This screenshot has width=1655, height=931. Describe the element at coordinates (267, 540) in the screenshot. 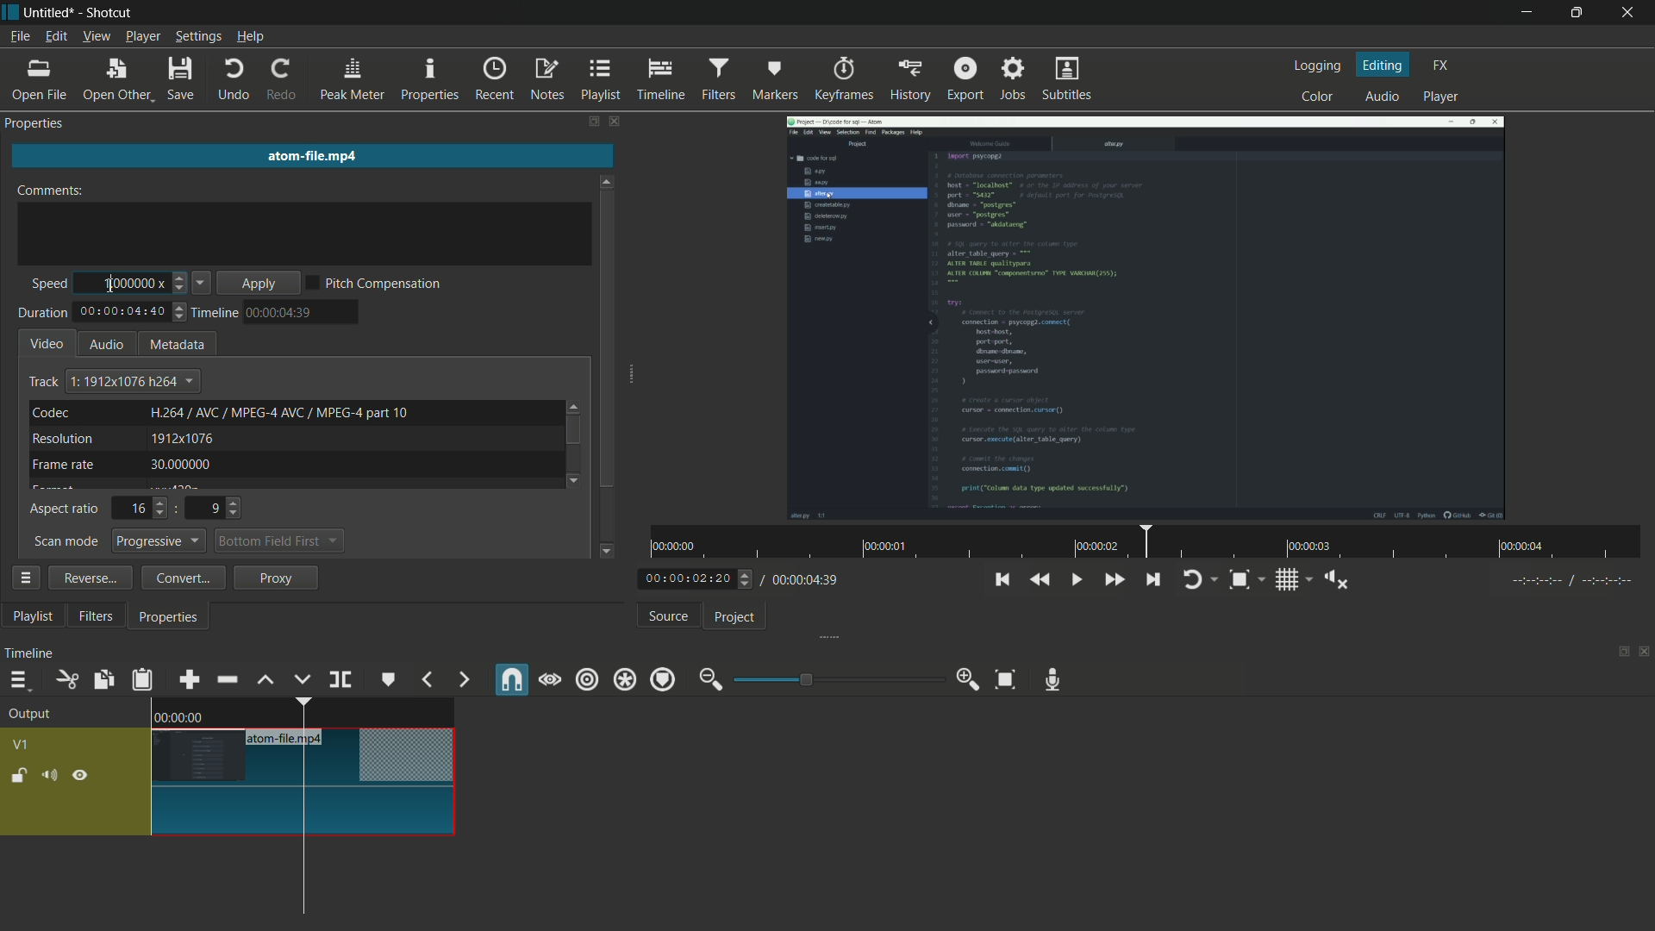

I see `bottom field first` at that location.